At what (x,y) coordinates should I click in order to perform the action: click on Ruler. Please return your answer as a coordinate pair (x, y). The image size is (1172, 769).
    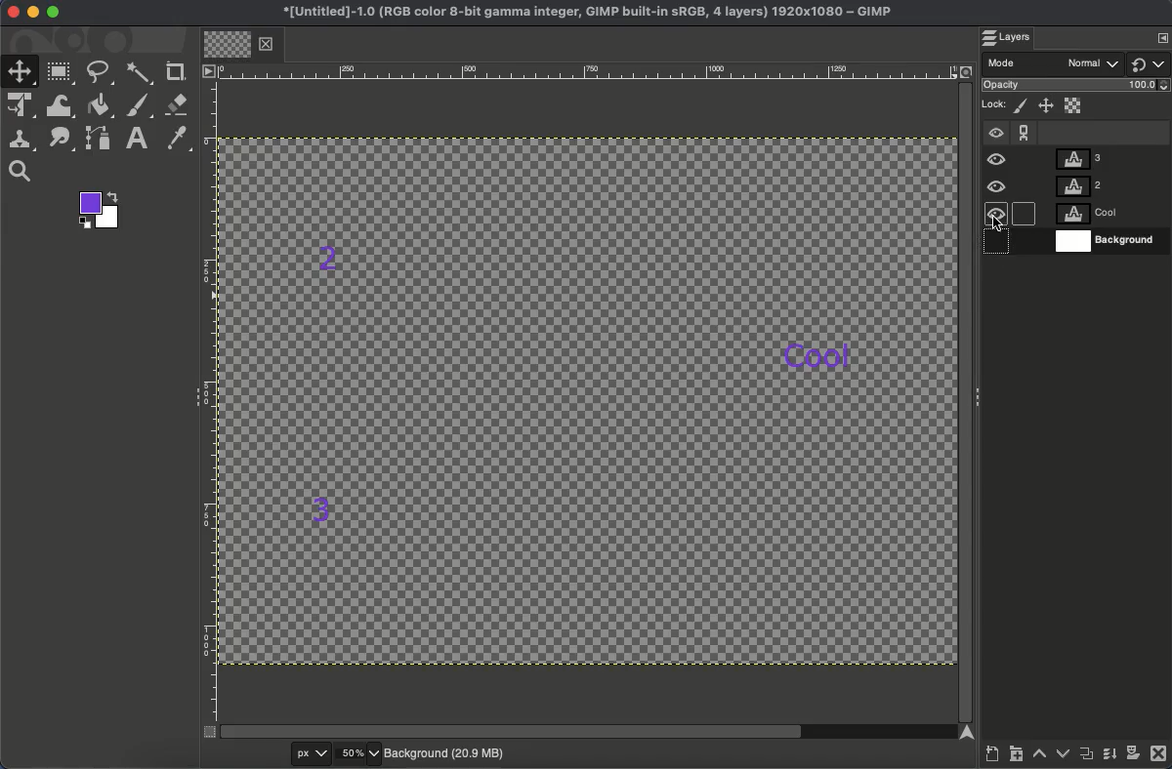
    Looking at the image, I should click on (209, 402).